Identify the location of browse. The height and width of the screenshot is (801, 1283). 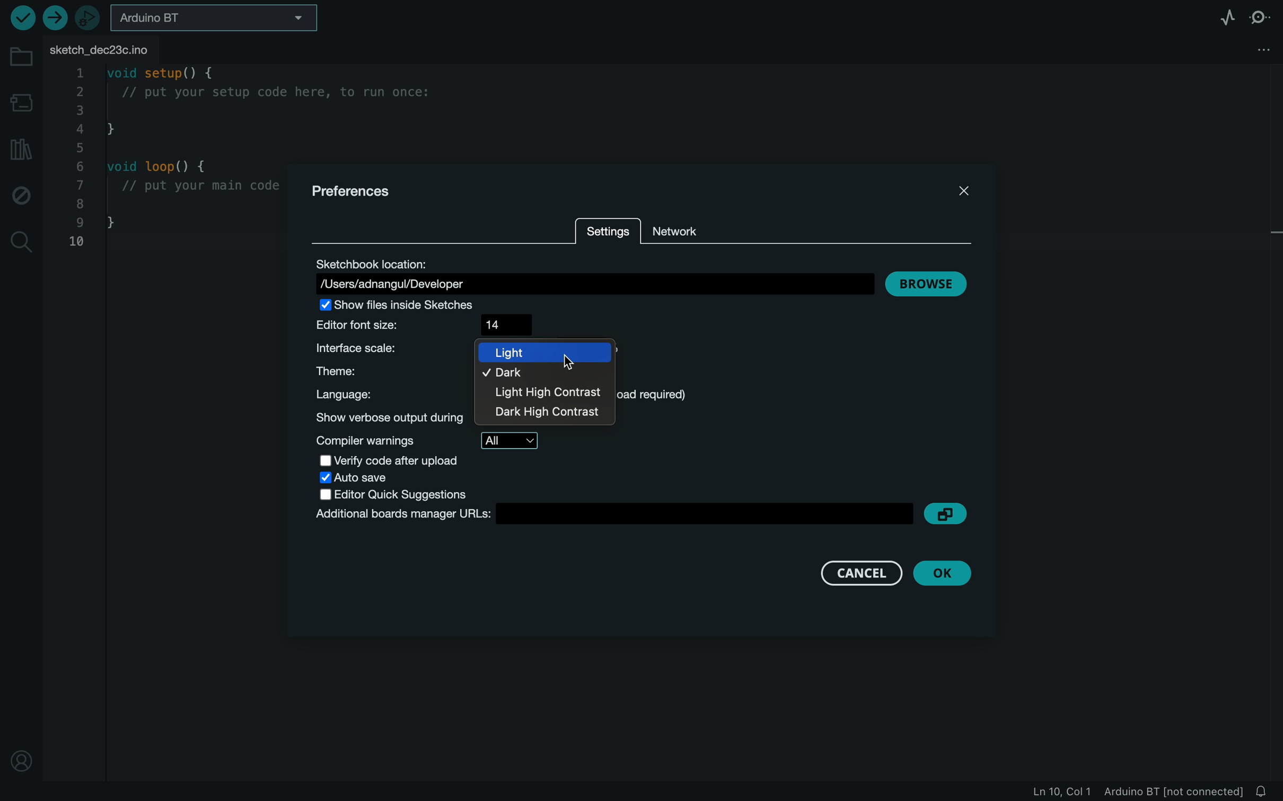
(932, 284).